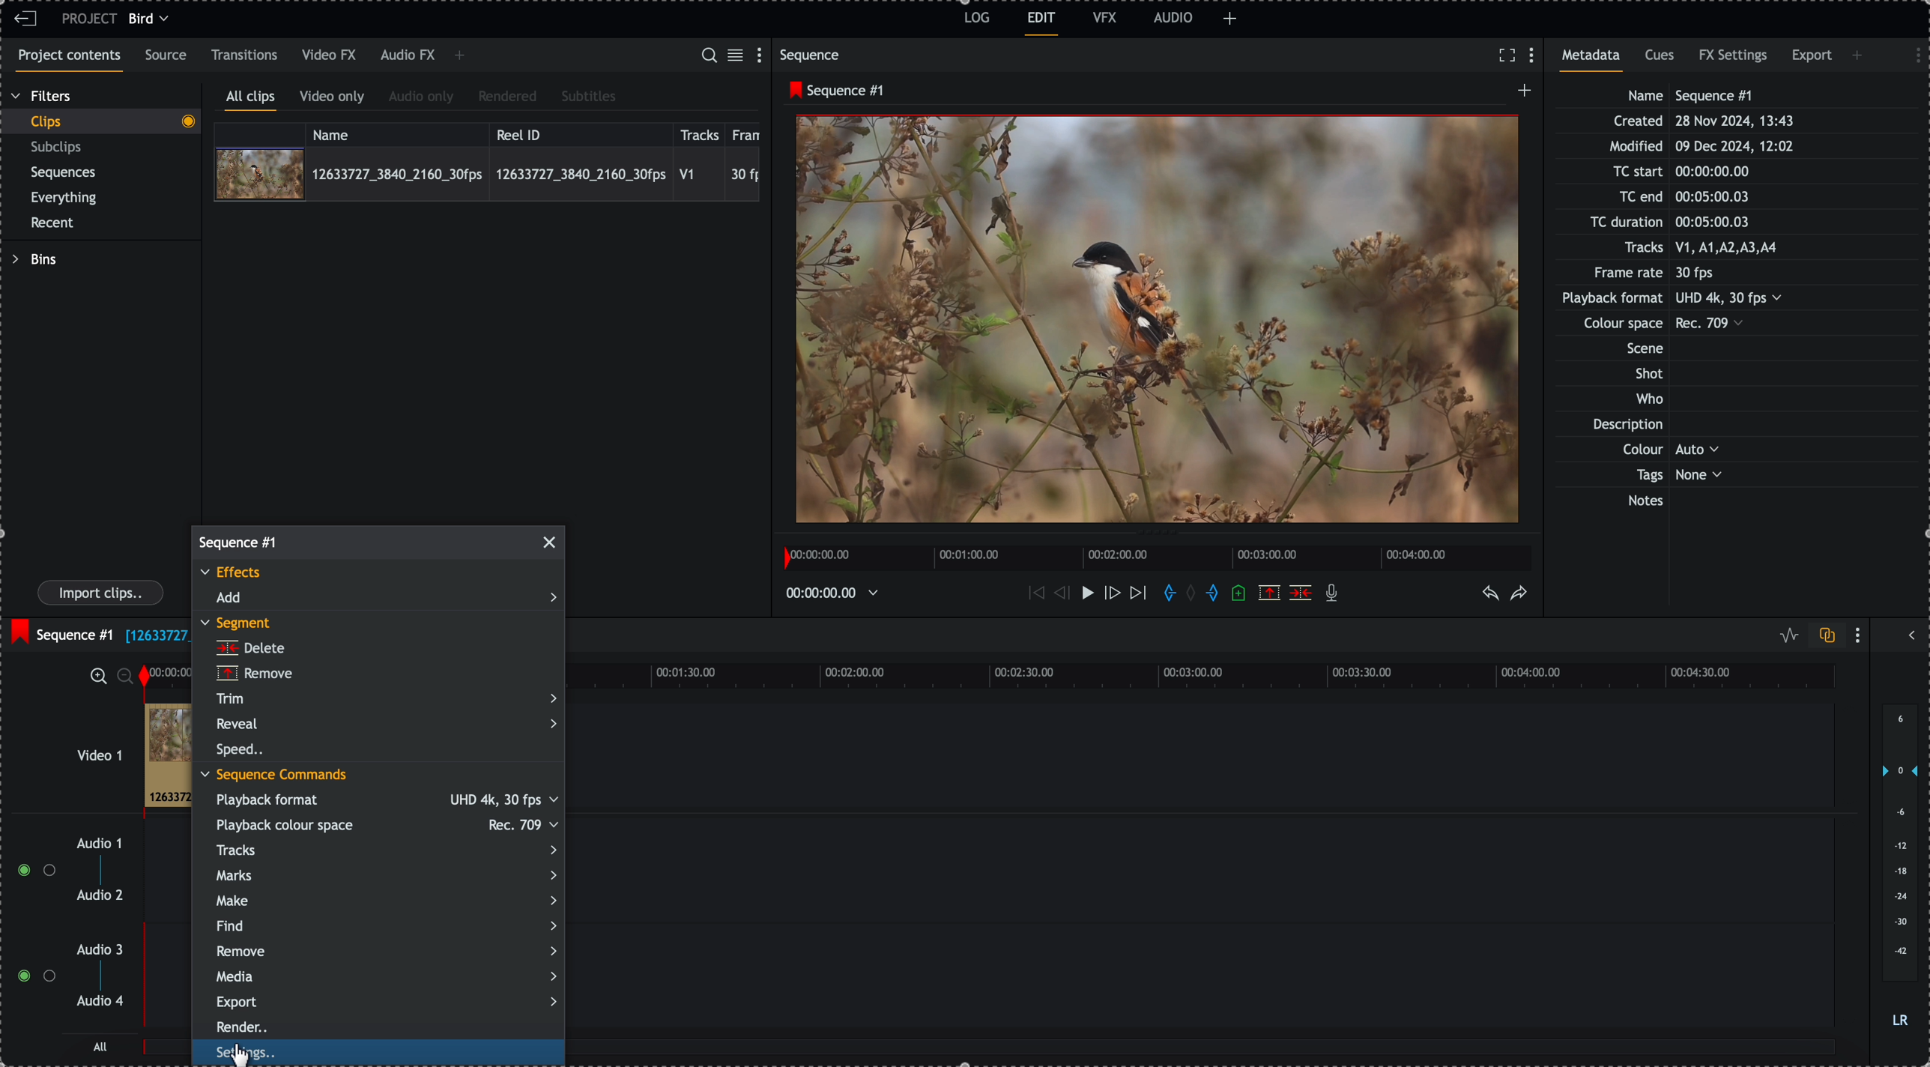  Describe the element at coordinates (459, 57) in the screenshot. I see `add panel` at that location.